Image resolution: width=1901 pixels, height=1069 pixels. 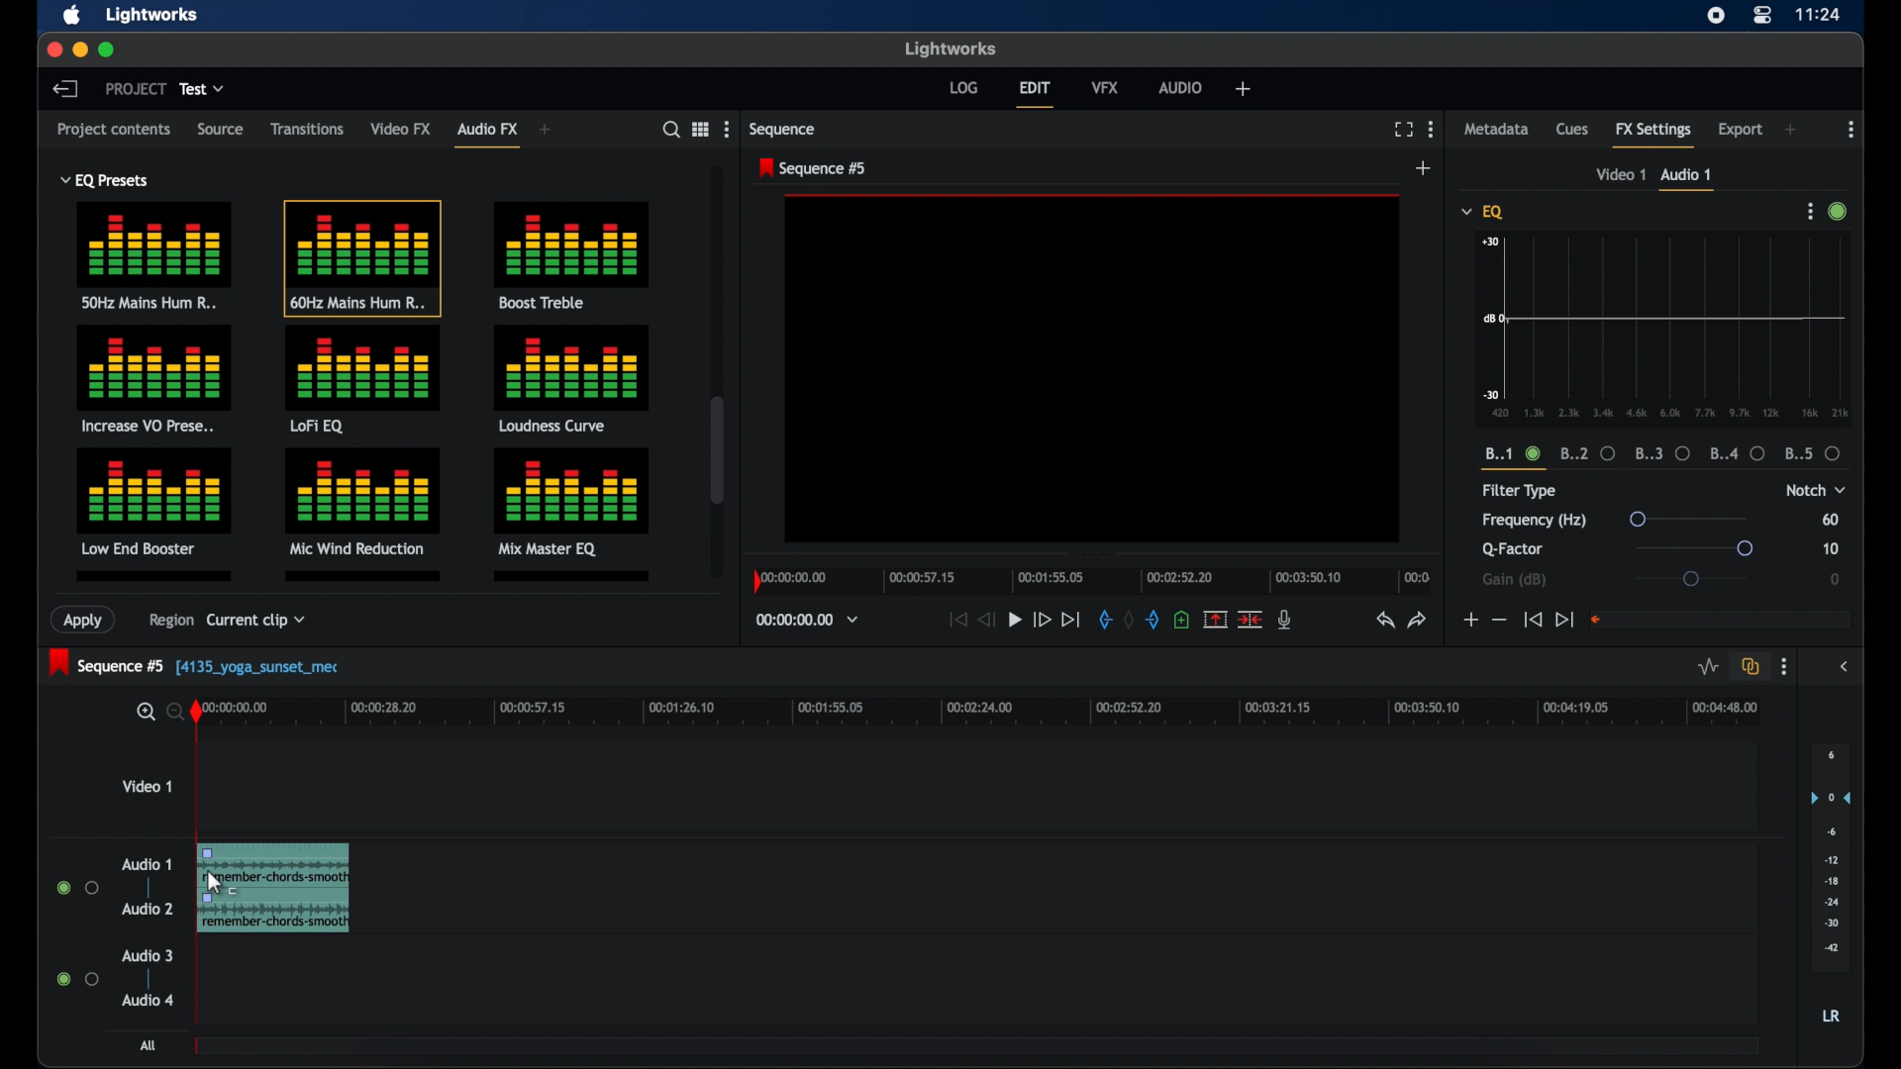 What do you see at coordinates (1832, 548) in the screenshot?
I see `10` at bounding box center [1832, 548].